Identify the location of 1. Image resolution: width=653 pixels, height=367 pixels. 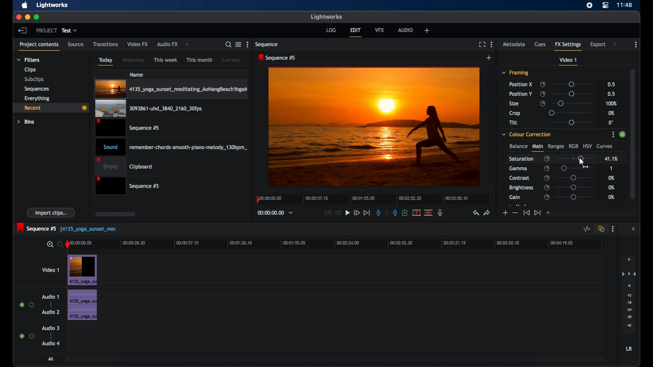
(611, 168).